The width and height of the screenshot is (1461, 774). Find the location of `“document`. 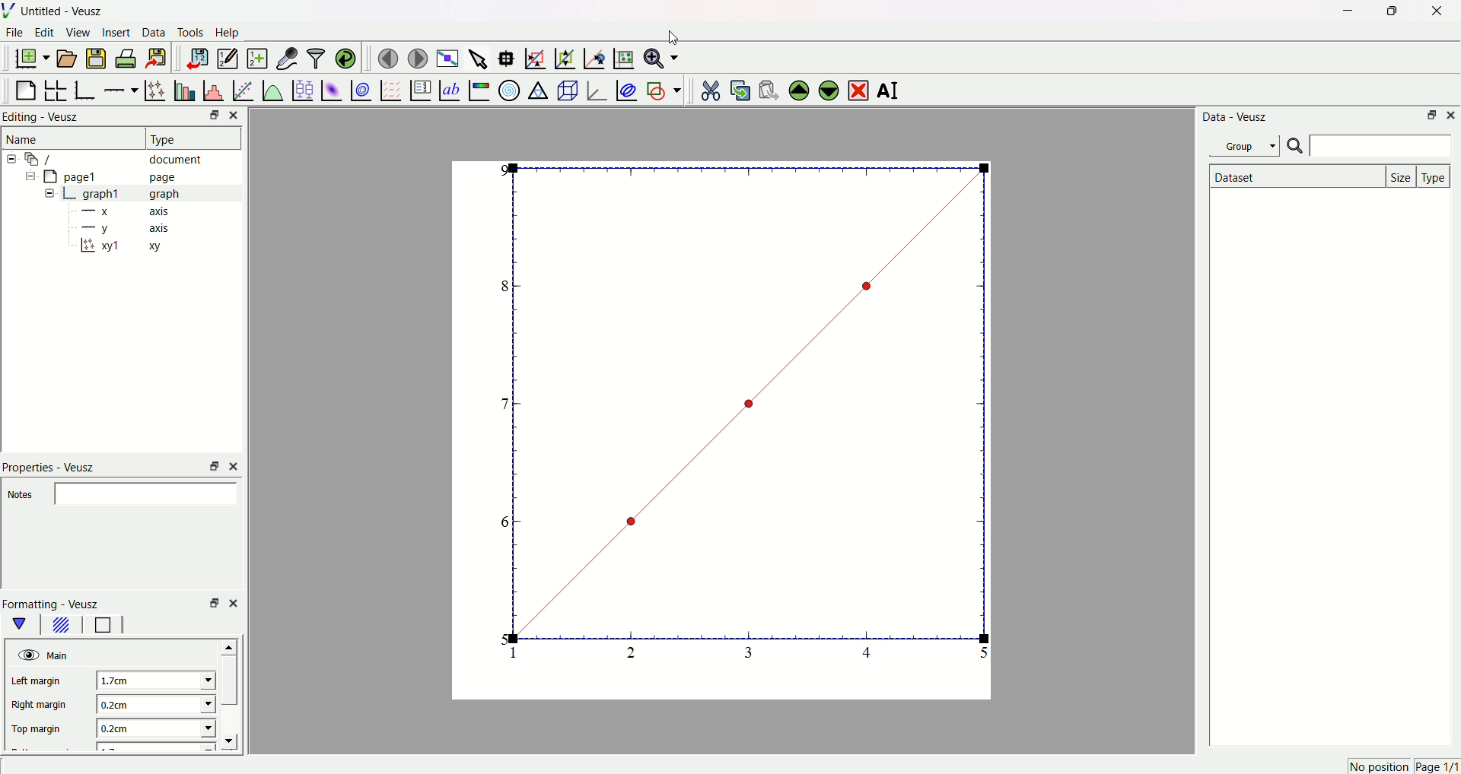

“document is located at coordinates (121, 158).